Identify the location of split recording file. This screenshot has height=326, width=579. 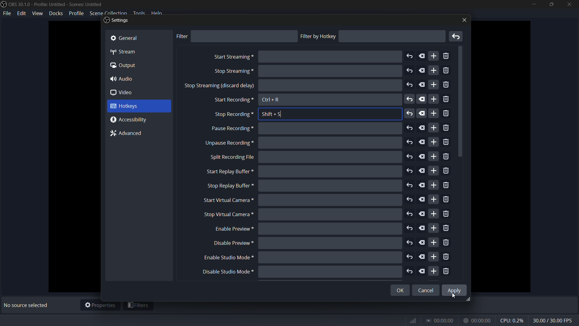
(232, 157).